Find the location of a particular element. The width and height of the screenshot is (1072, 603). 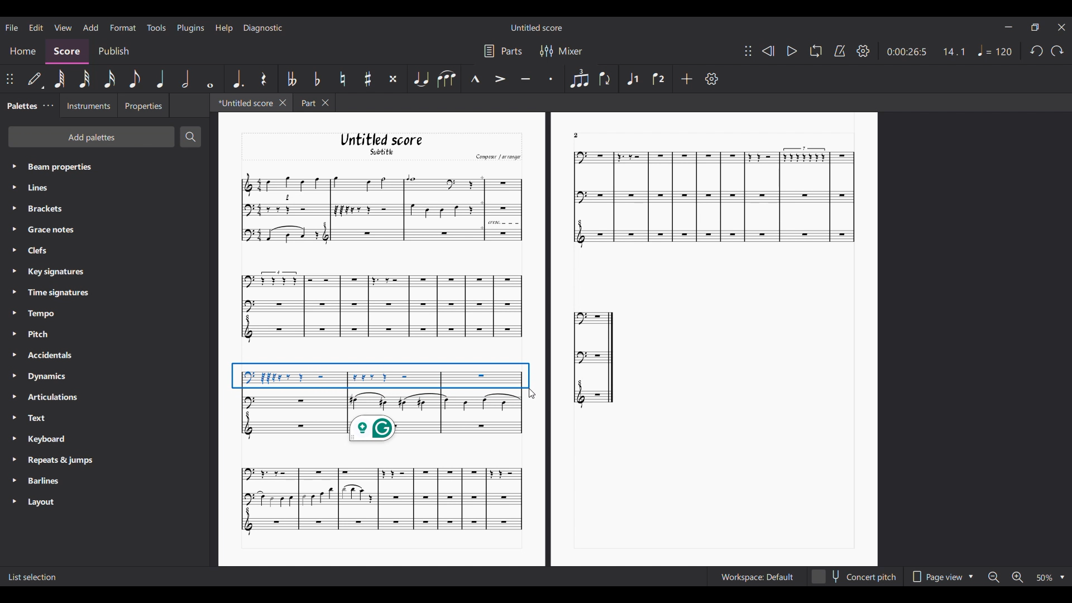

Metronome is located at coordinates (840, 51).